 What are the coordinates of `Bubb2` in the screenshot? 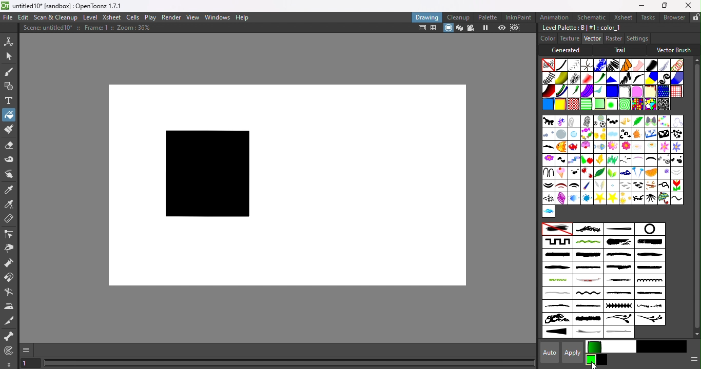 It's located at (574, 134).